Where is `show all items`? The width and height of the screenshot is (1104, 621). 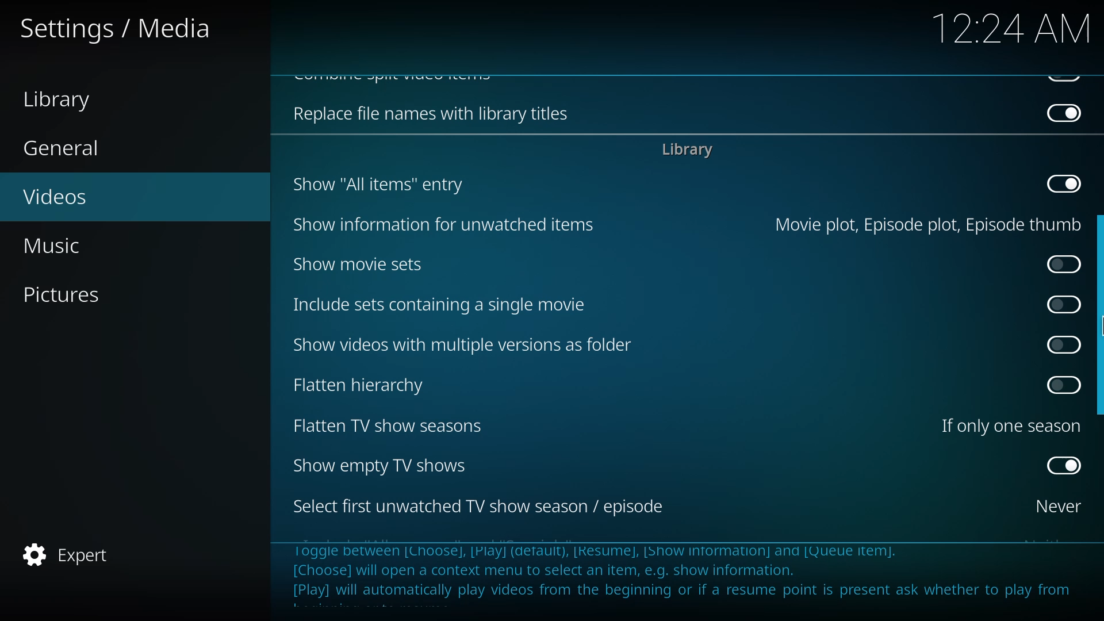
show all items is located at coordinates (376, 183).